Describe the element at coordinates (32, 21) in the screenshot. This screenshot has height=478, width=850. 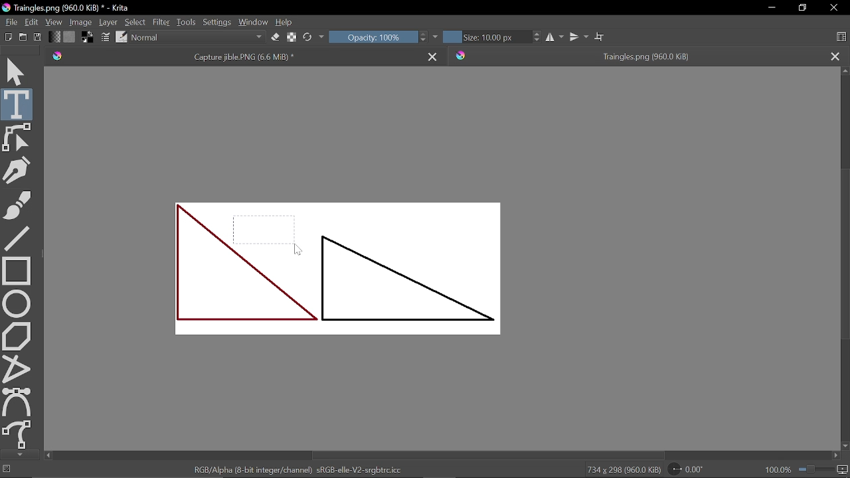
I see `Edit` at that location.